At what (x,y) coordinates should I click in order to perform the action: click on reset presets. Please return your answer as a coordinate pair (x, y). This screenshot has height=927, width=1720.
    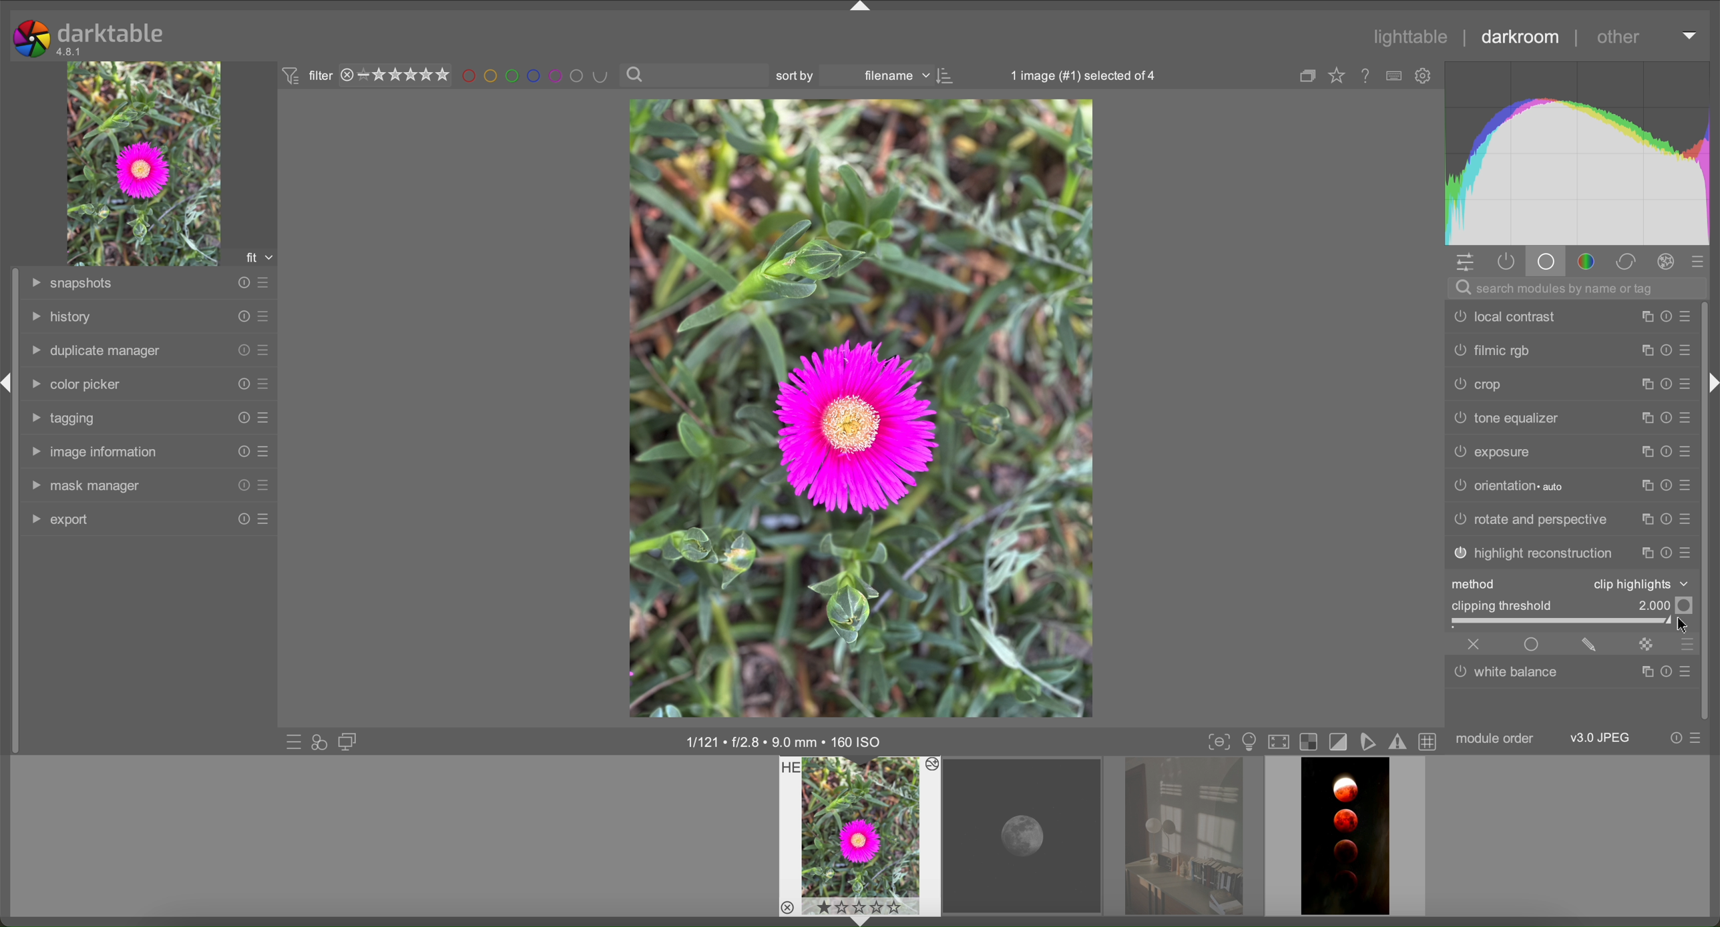
    Looking at the image, I should click on (240, 520).